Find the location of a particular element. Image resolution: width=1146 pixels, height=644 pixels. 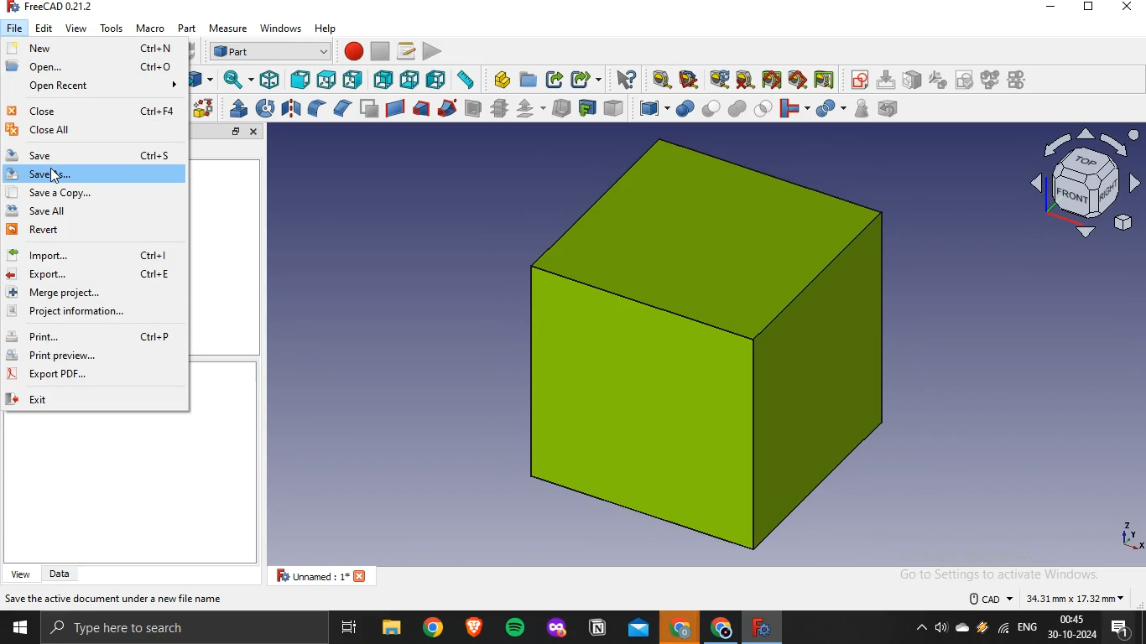

isometric view is located at coordinates (270, 79).